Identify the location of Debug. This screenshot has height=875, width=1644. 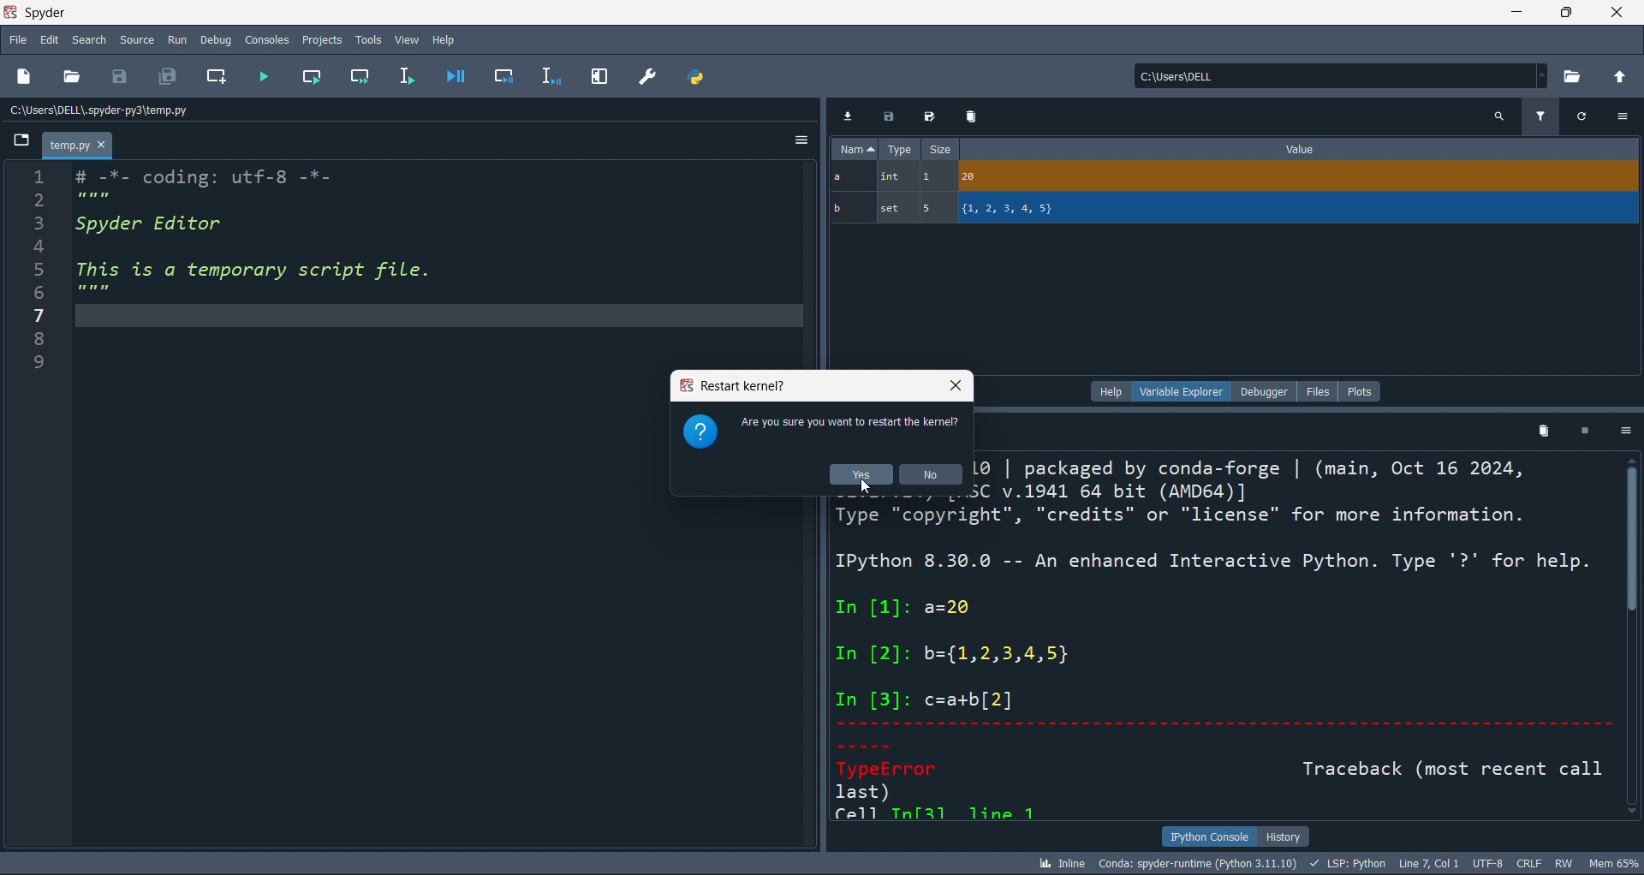
(219, 41).